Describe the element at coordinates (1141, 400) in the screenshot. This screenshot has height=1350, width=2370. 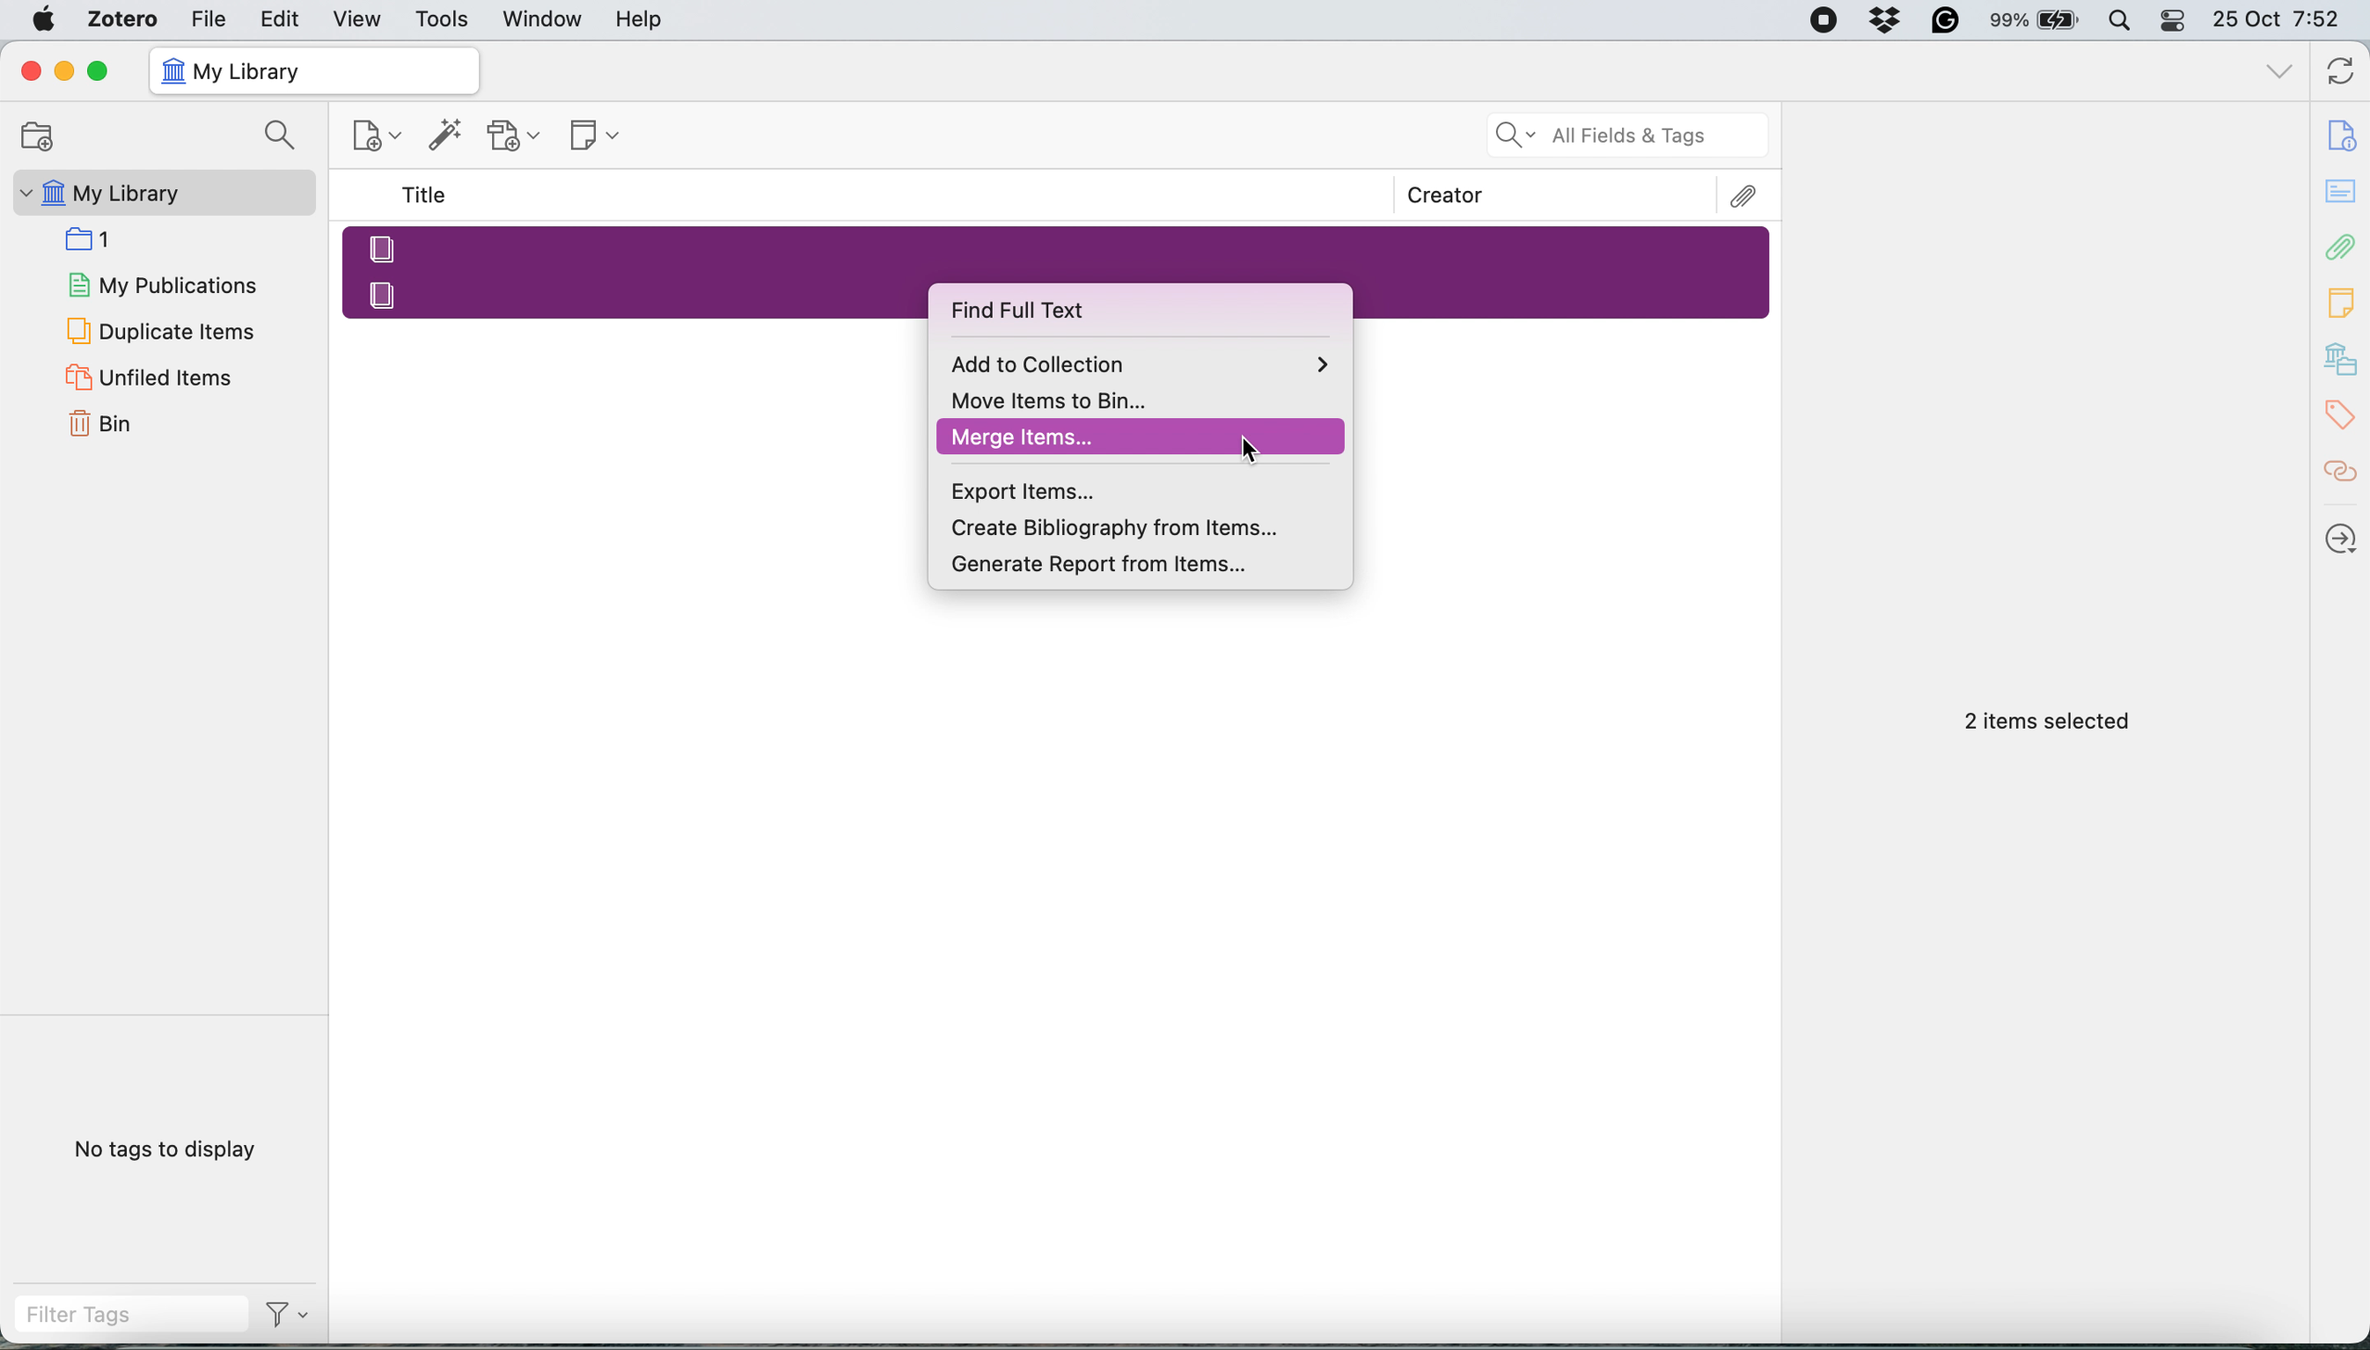
I see `Move Items to Bin` at that location.